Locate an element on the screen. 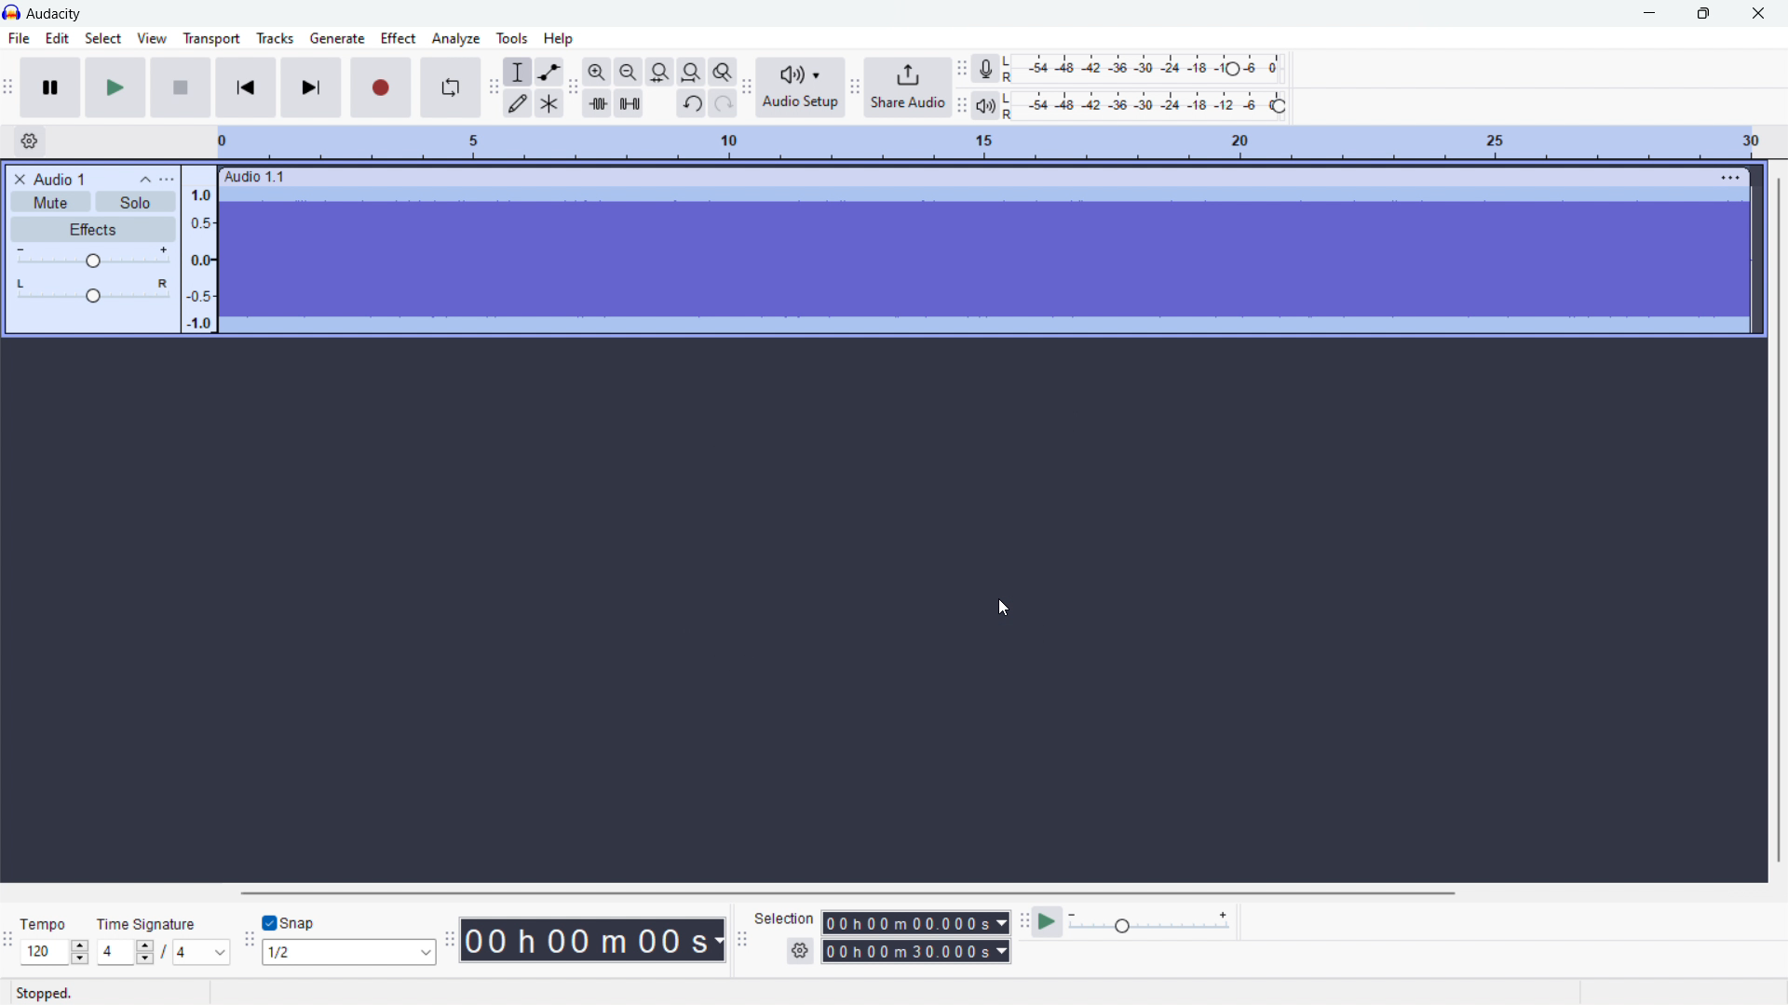 This screenshot has height=1005, width=1788. set time signature is located at coordinates (163, 952).